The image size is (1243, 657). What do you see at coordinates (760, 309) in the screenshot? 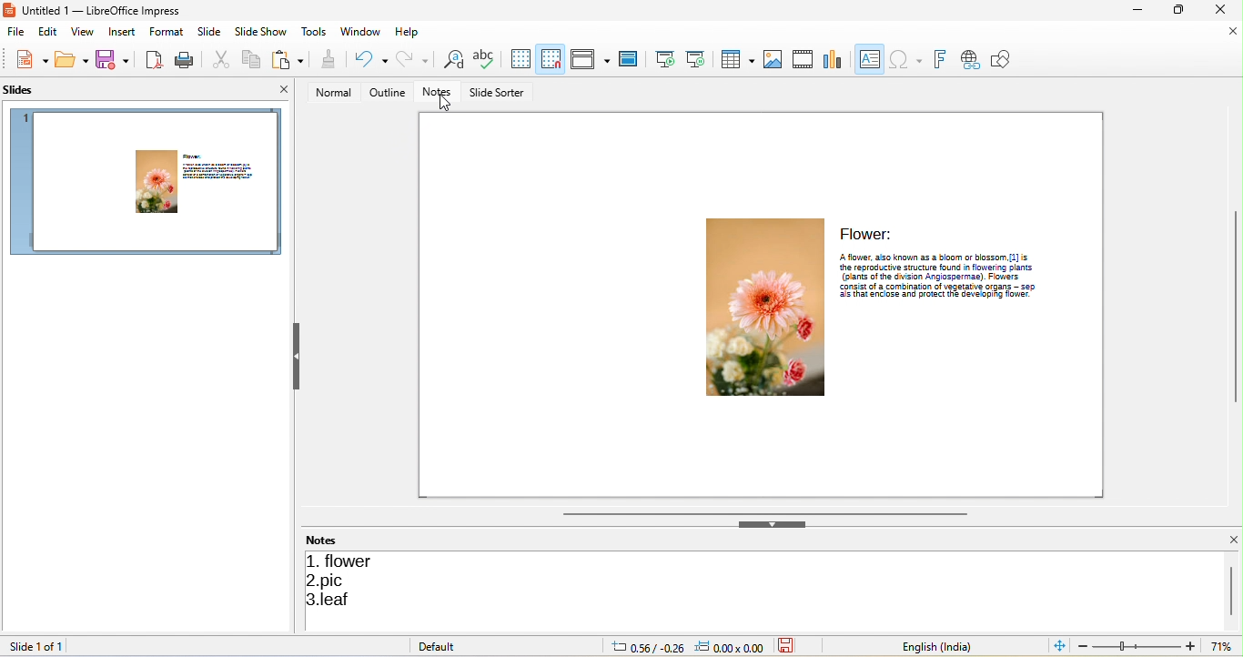
I see `image of flower` at bounding box center [760, 309].